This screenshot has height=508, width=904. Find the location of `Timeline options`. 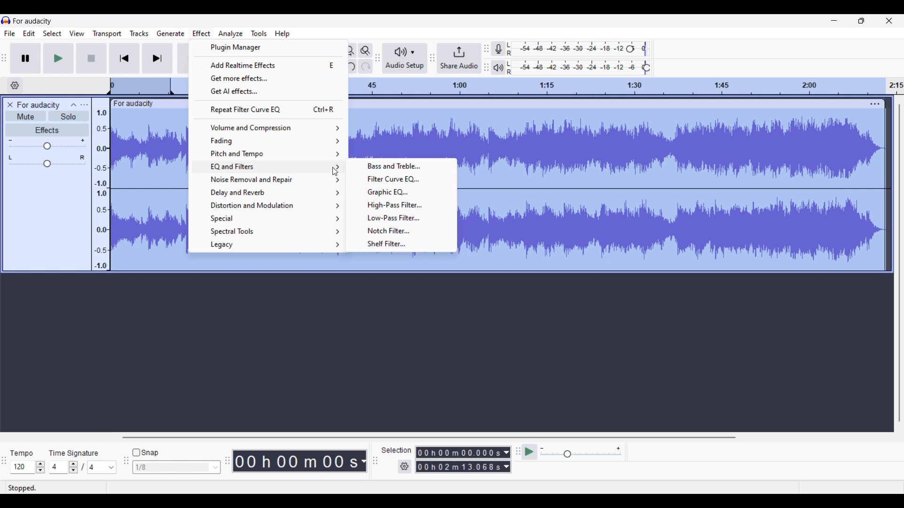

Timeline options is located at coordinates (16, 85).